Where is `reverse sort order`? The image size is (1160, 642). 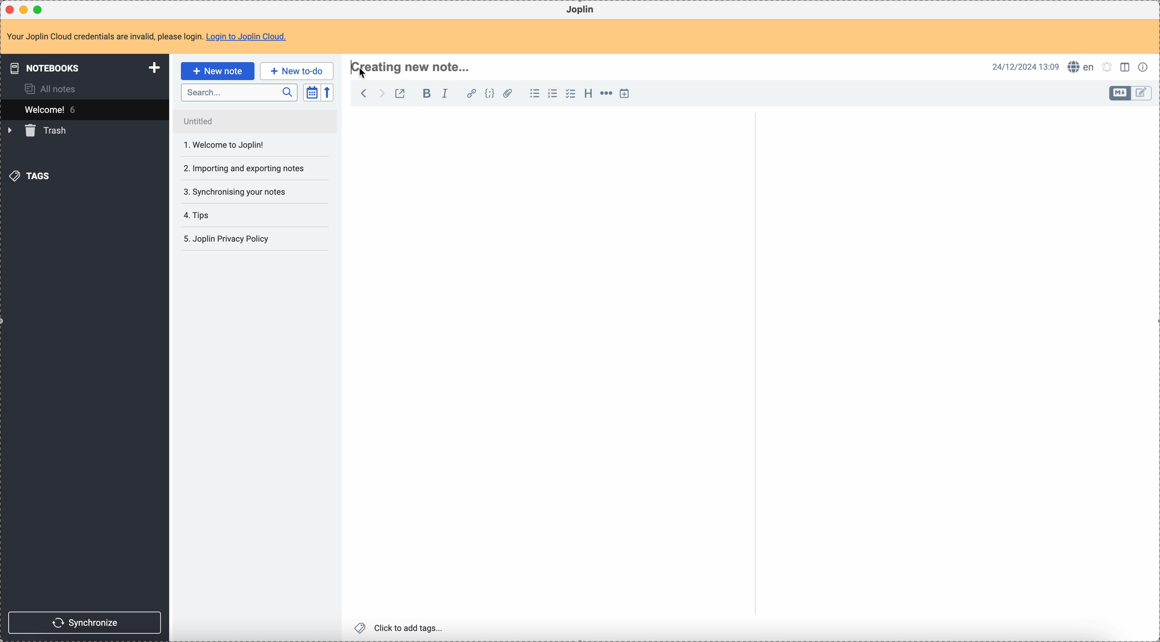 reverse sort order is located at coordinates (329, 93).